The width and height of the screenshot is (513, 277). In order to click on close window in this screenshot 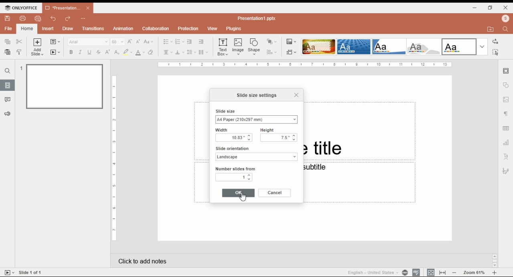, I will do `click(294, 95)`.